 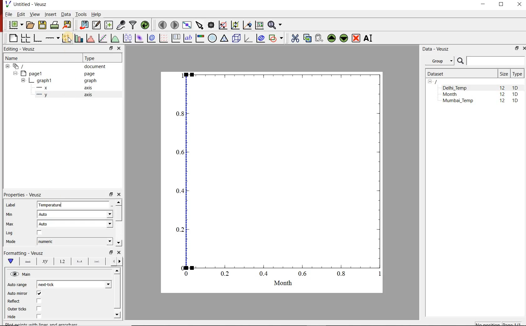 I want to click on 3d scene, so click(x=236, y=38).